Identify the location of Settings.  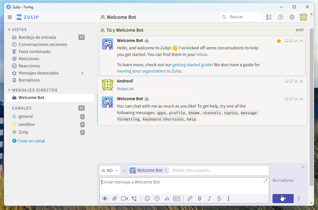
(292, 18).